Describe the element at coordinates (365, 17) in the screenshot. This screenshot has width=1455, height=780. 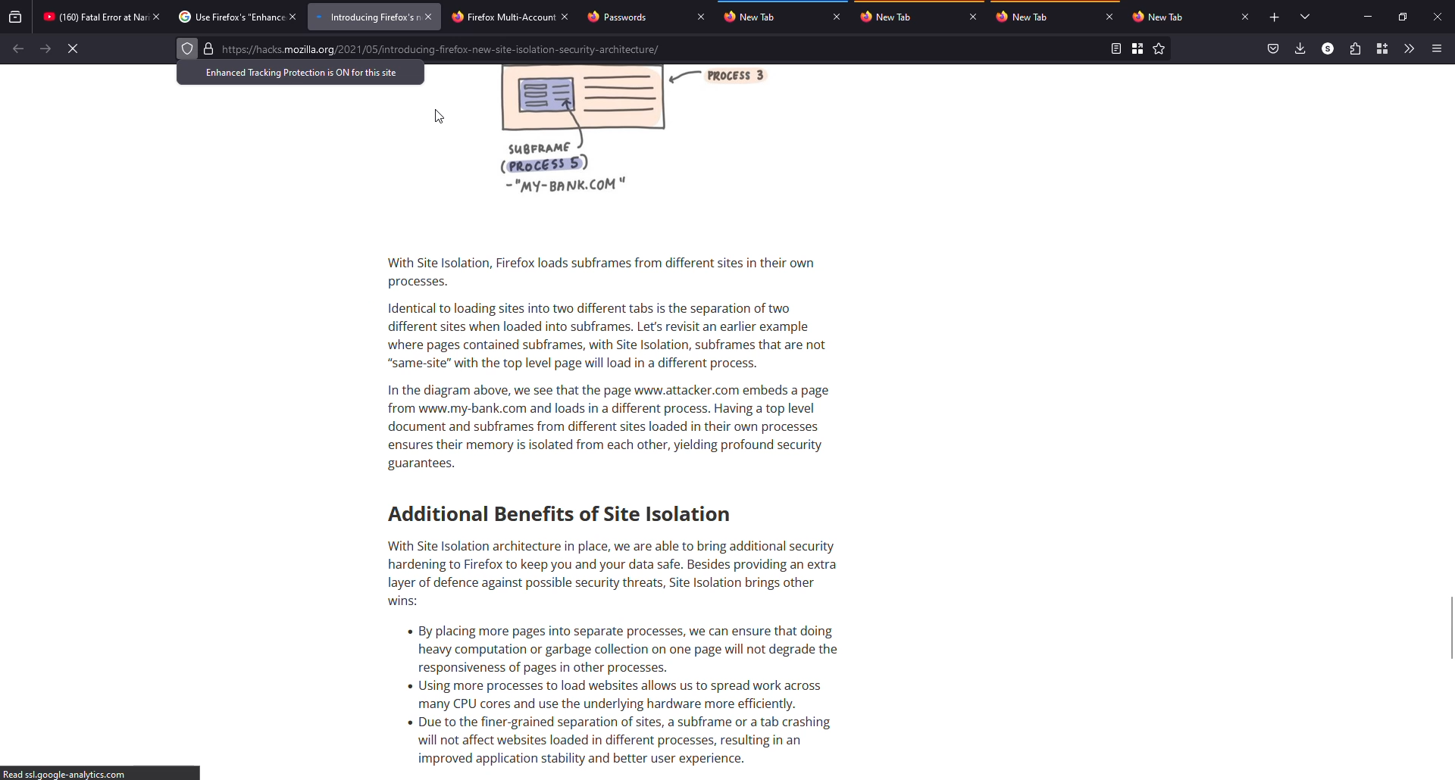
I see `tab` at that location.